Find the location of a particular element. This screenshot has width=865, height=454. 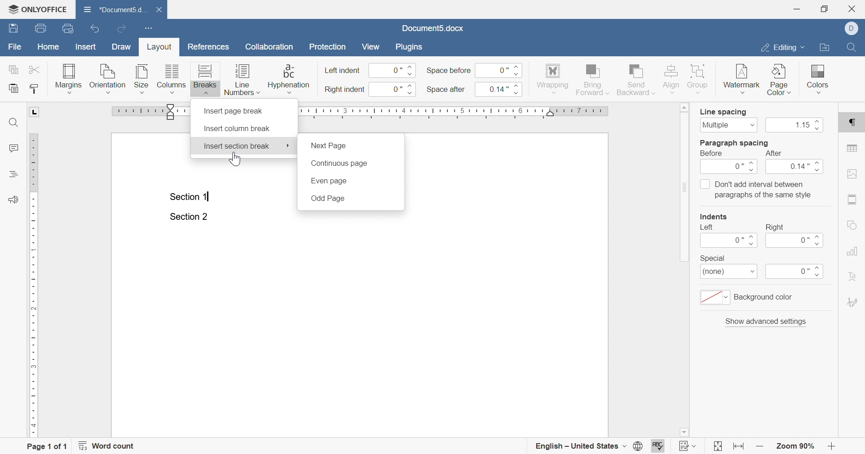

references is located at coordinates (209, 47).